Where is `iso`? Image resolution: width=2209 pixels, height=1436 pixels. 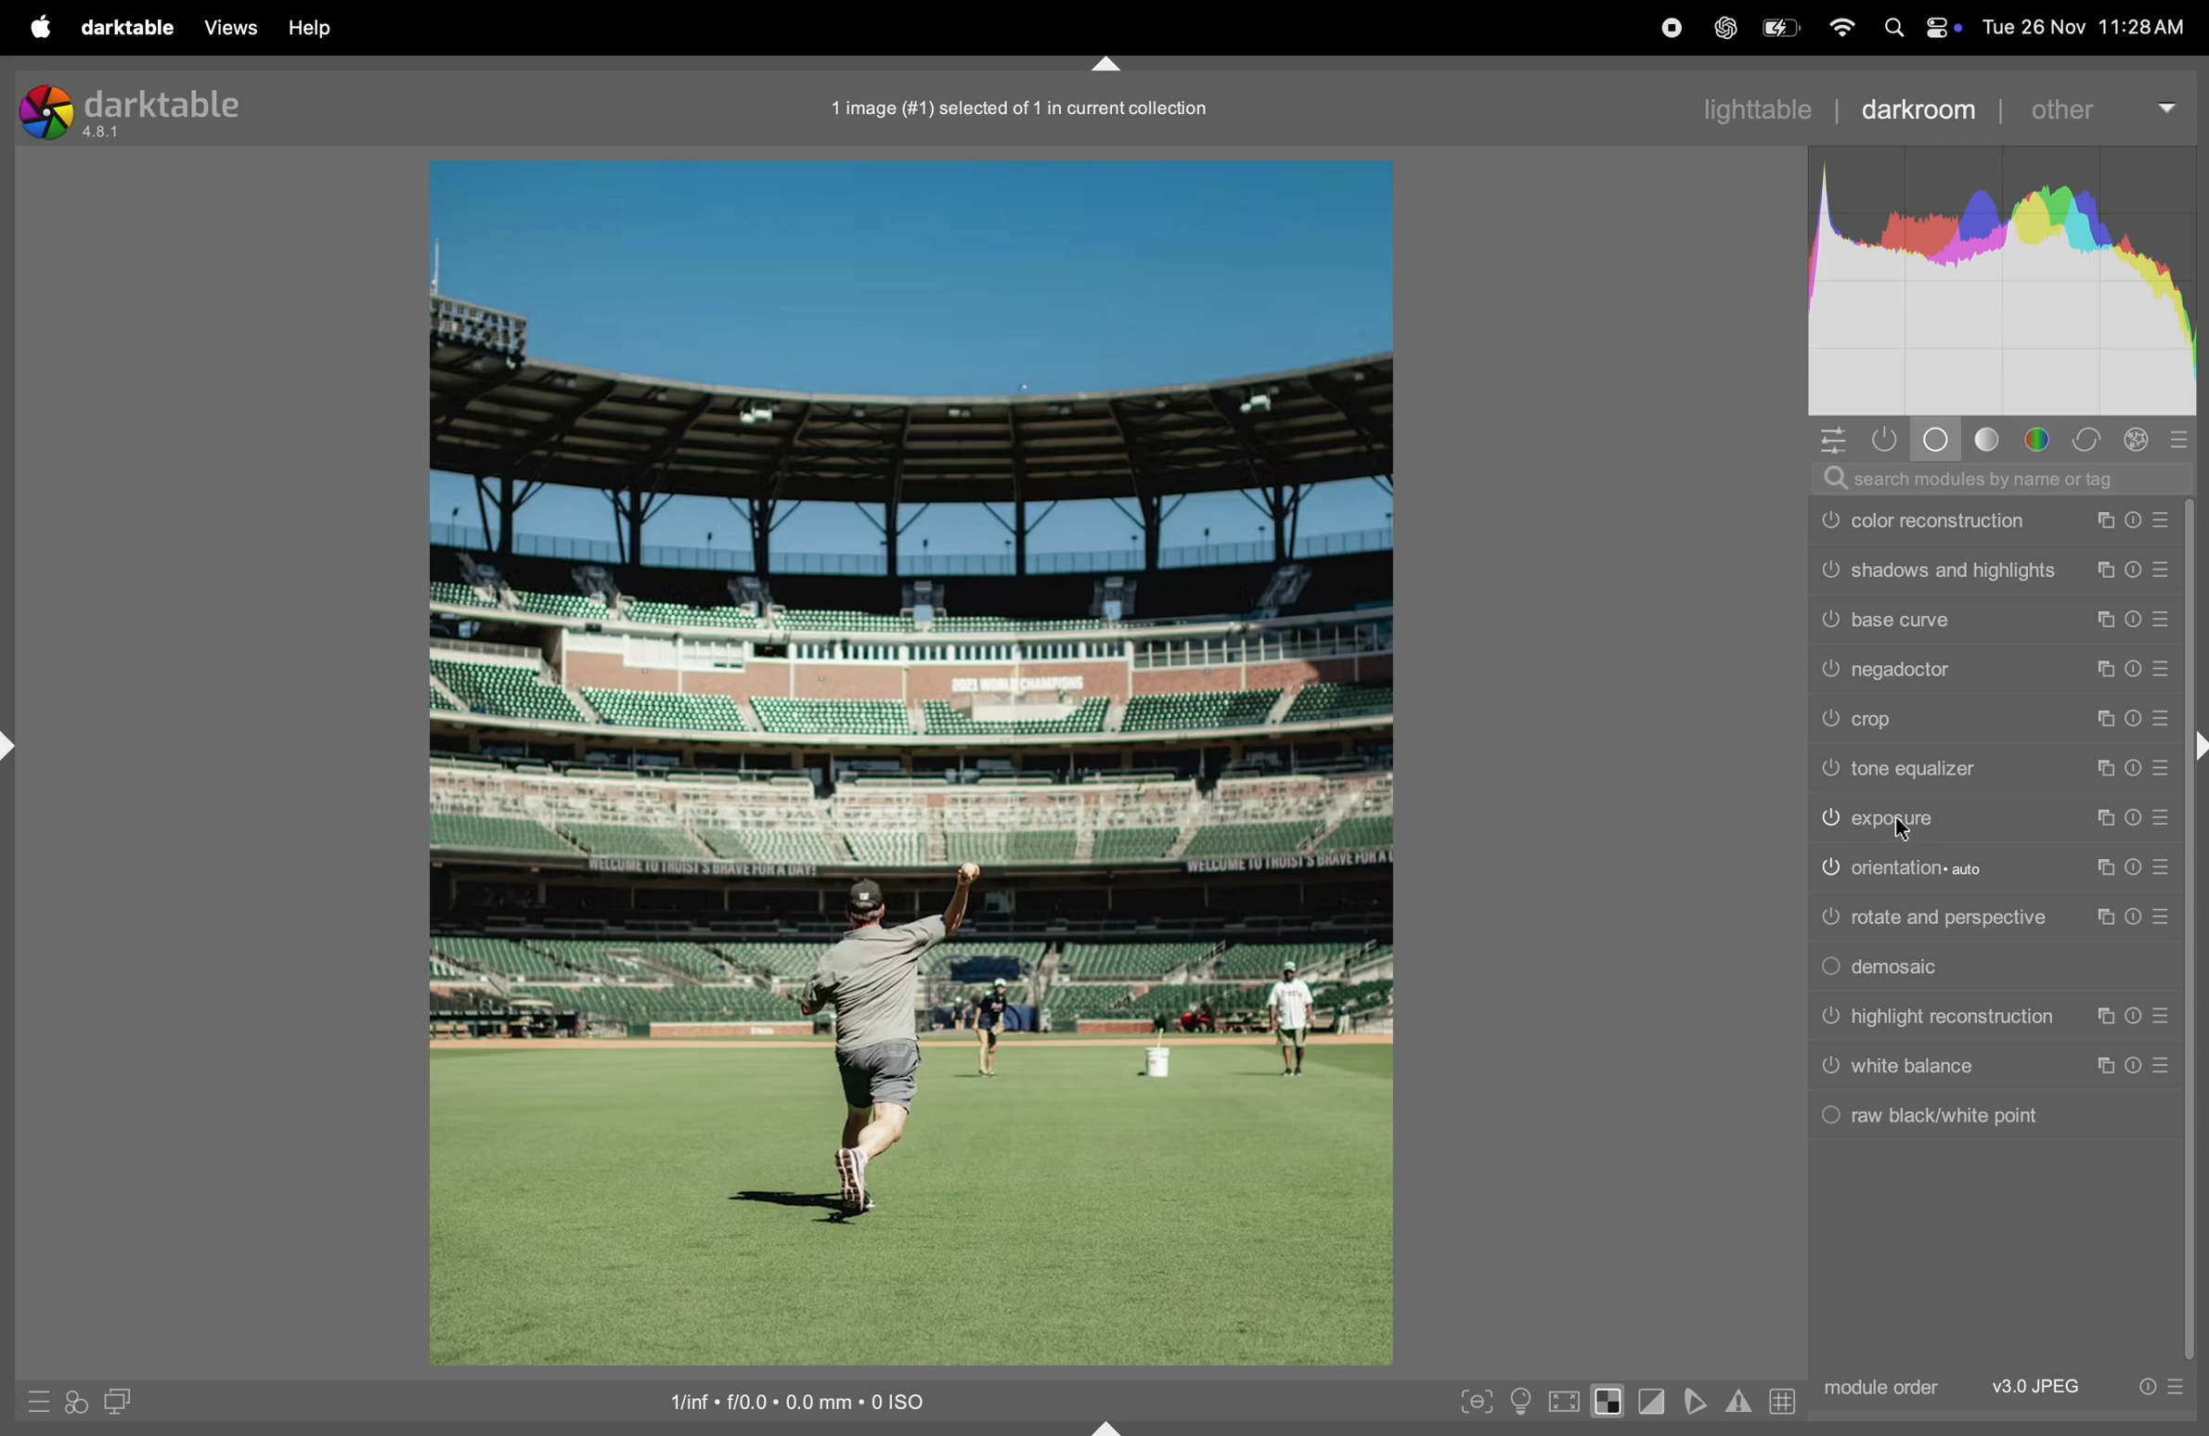 iso is located at coordinates (787, 1399).